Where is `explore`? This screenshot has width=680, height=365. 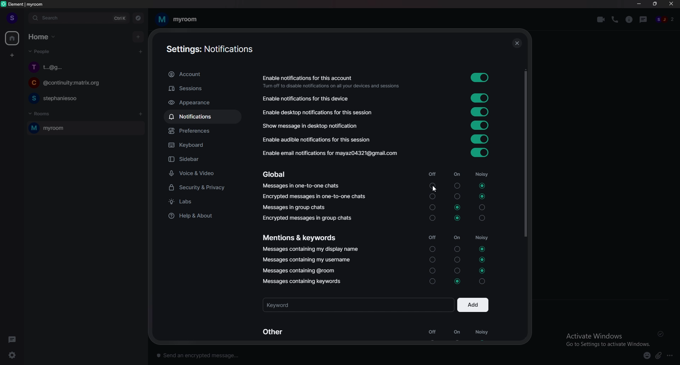 explore is located at coordinates (138, 18).